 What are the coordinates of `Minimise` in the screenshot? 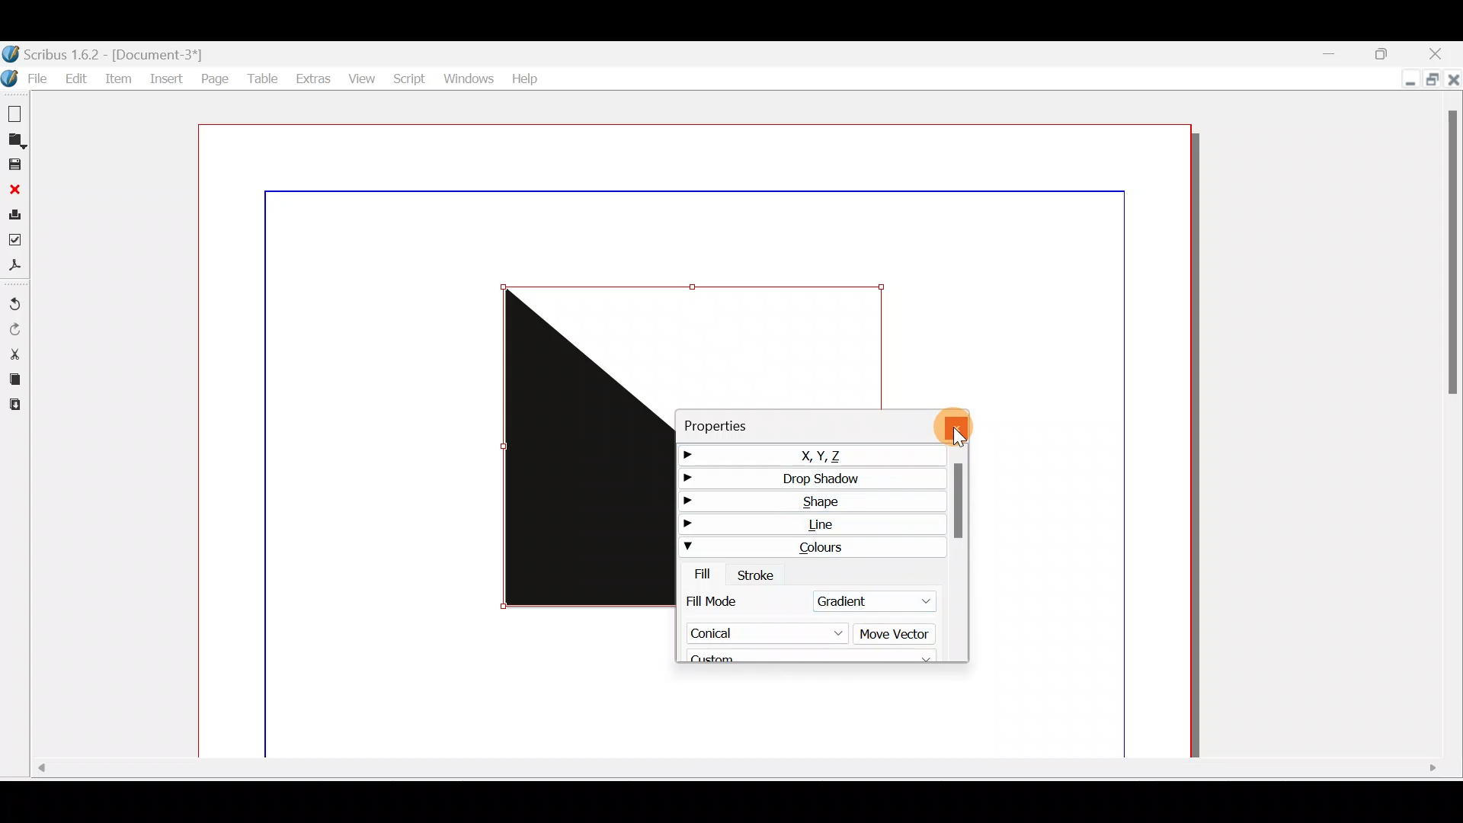 It's located at (1402, 79).